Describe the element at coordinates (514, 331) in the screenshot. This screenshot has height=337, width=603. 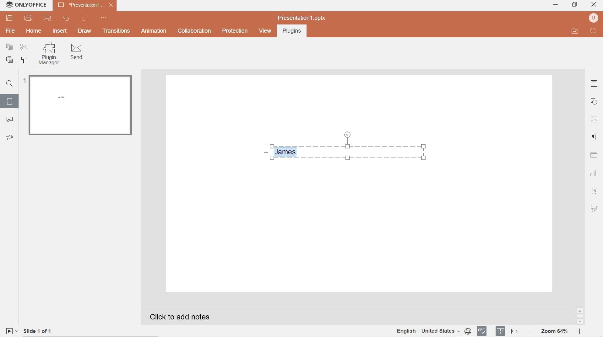
I see `fit to width` at that location.